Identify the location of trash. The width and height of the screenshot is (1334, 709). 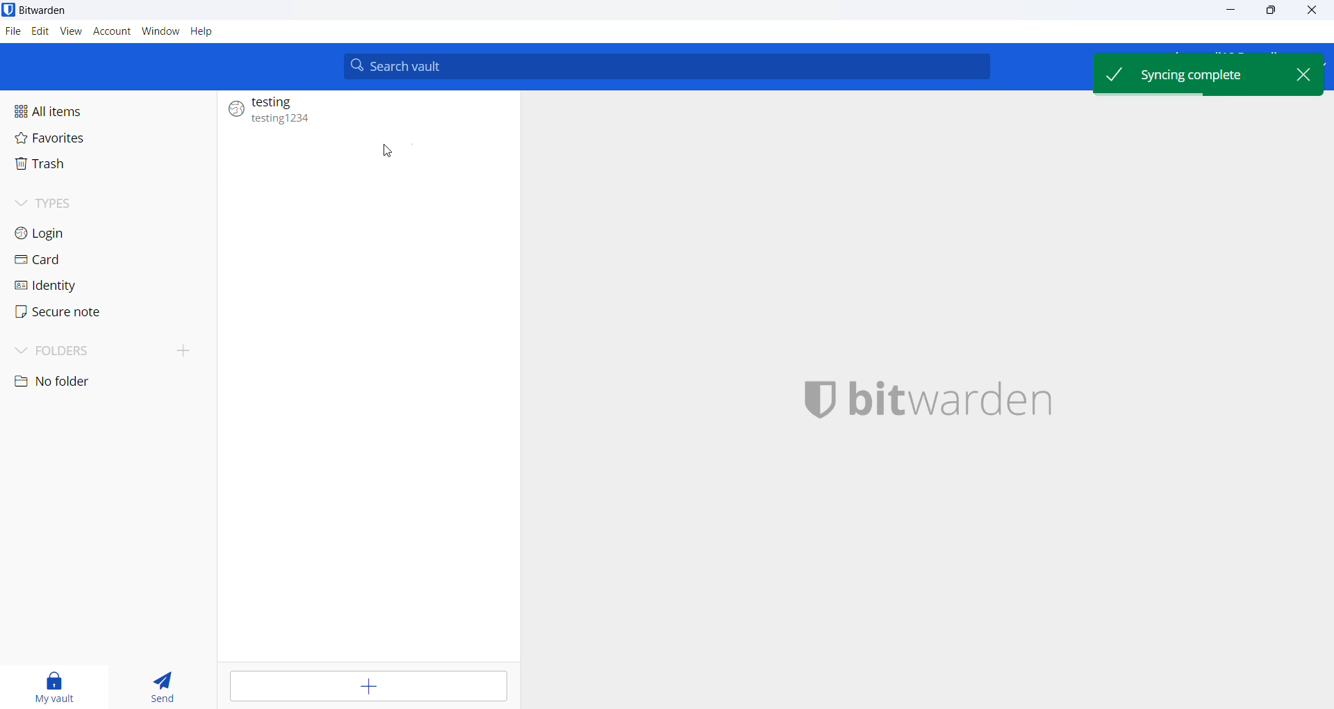
(61, 169).